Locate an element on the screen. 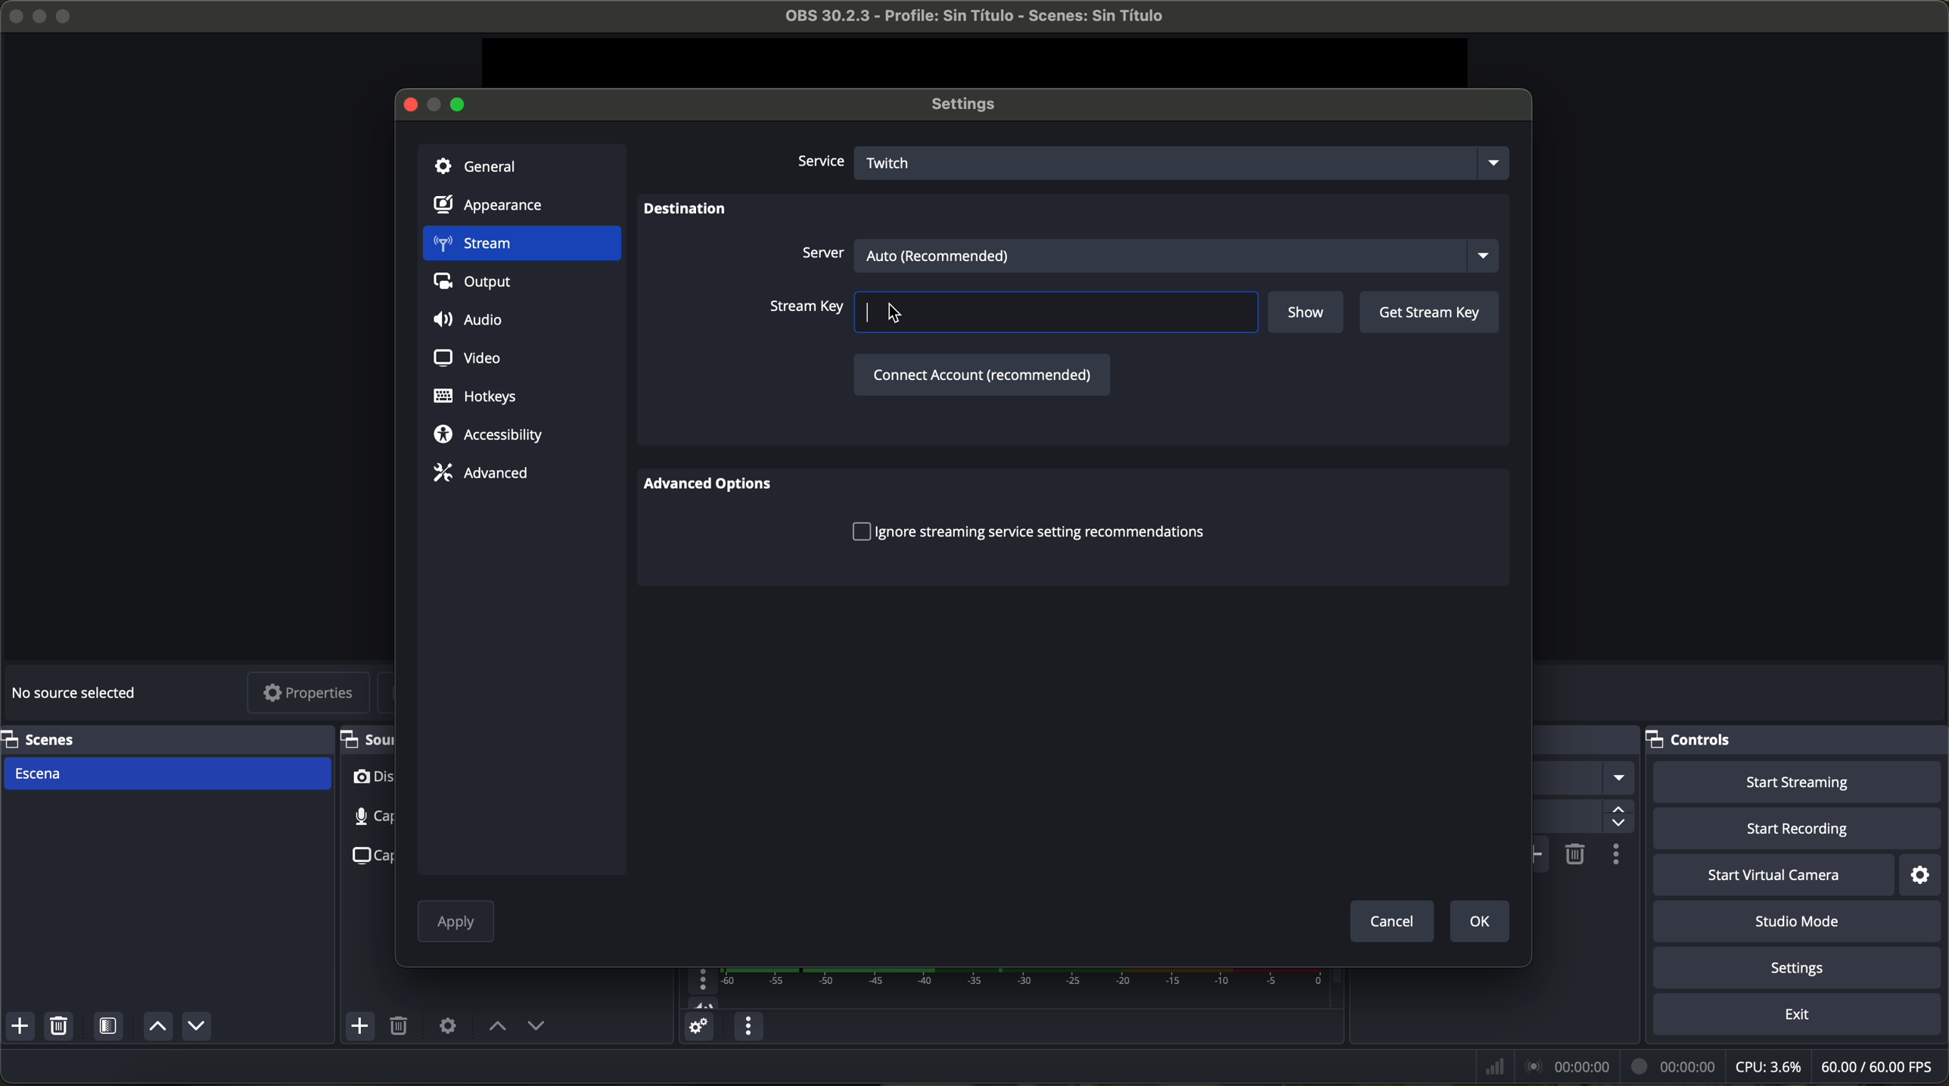 The width and height of the screenshot is (1949, 1086). click on start streaming is located at coordinates (1798, 783).